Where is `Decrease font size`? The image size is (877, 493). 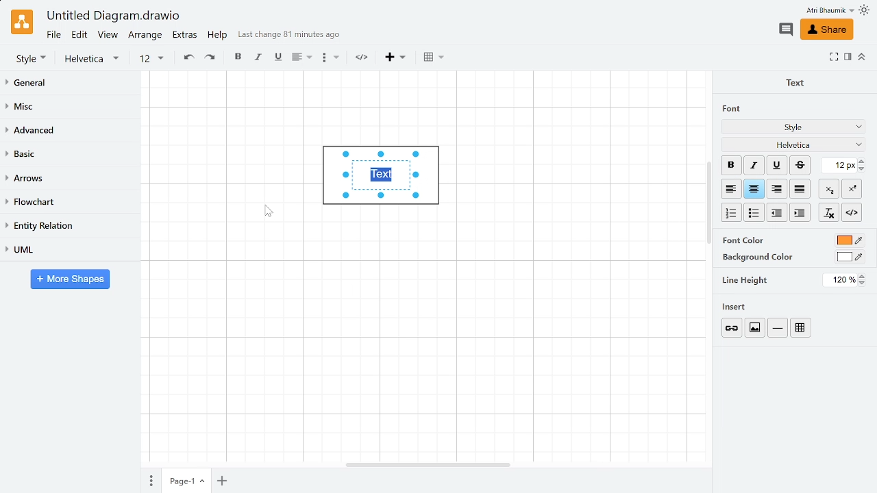
Decrease font size is located at coordinates (863, 168).